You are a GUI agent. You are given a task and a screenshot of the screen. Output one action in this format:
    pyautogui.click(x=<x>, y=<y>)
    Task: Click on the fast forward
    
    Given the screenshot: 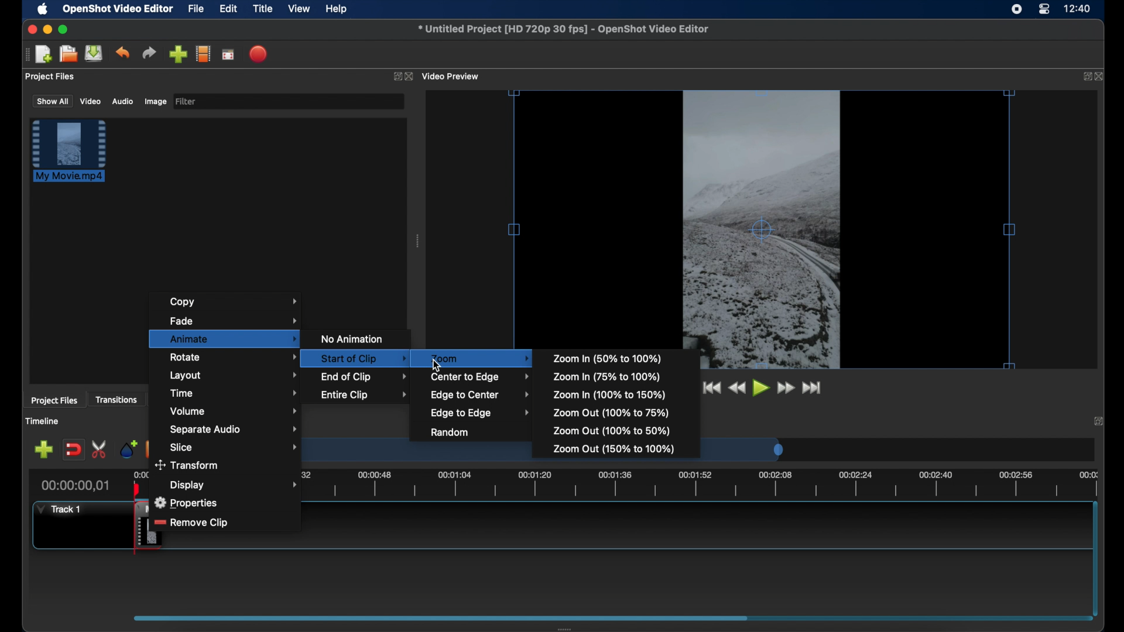 What is the action you would take?
    pyautogui.click(x=786, y=388)
    